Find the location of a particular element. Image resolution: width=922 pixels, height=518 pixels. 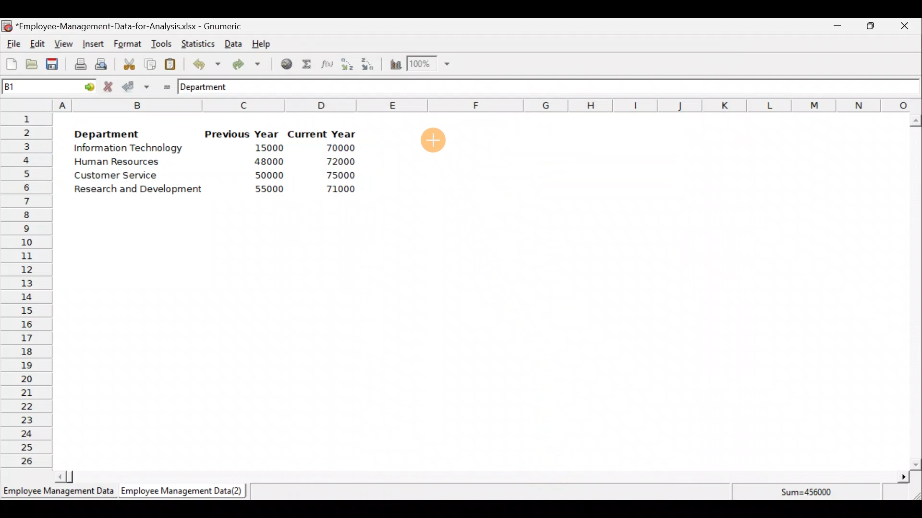

55000 is located at coordinates (270, 189).